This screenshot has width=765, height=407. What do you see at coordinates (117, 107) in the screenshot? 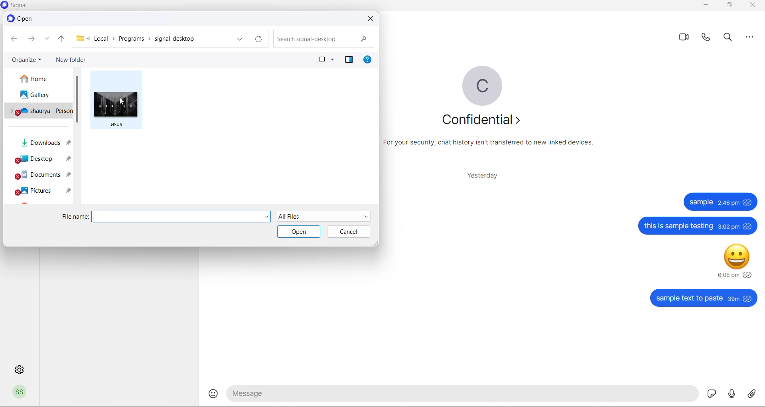
I see `file` at bounding box center [117, 107].